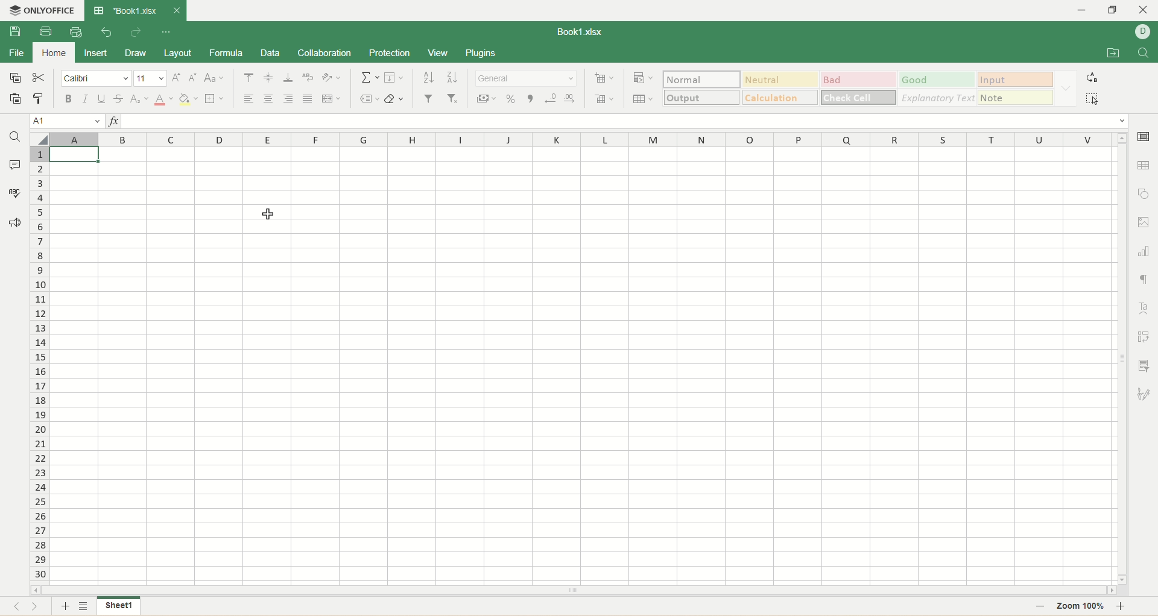  I want to click on change case, so click(215, 78).